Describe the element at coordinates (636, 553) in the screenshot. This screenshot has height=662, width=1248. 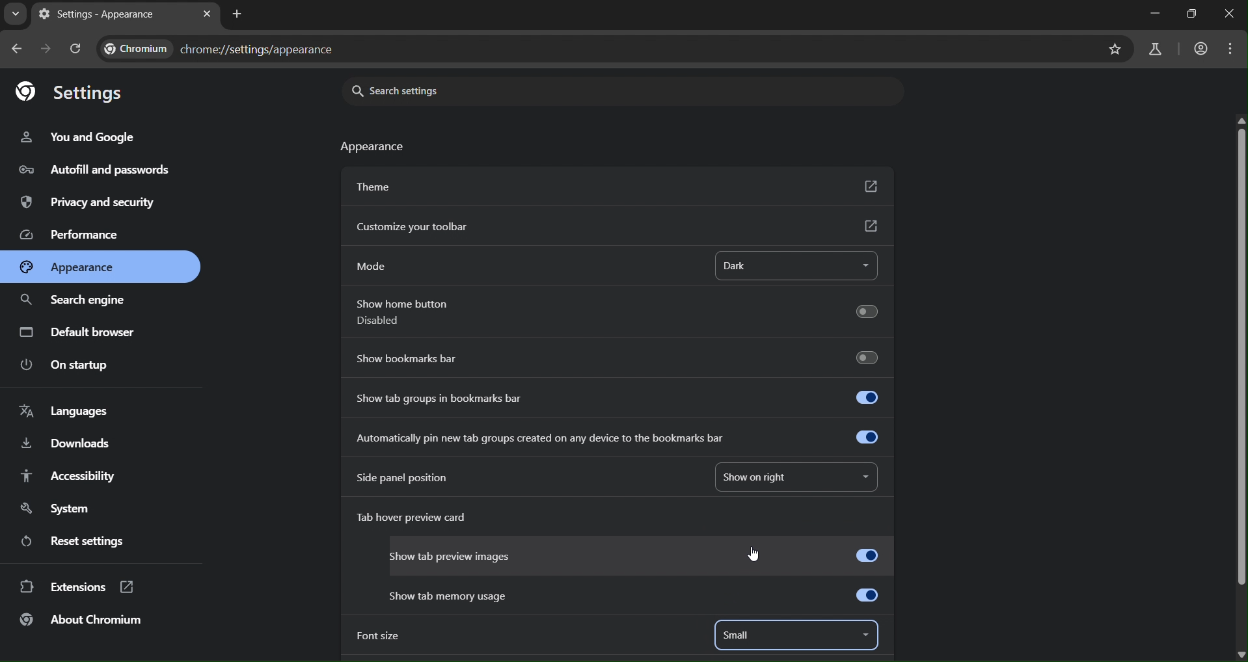
I see `show tab preview images` at that location.